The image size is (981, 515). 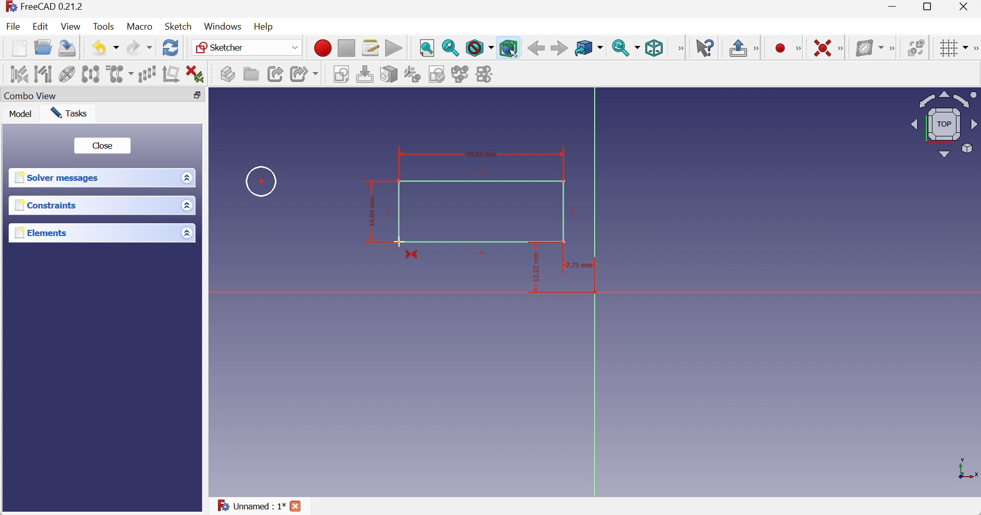 I want to click on Circle, so click(x=262, y=181).